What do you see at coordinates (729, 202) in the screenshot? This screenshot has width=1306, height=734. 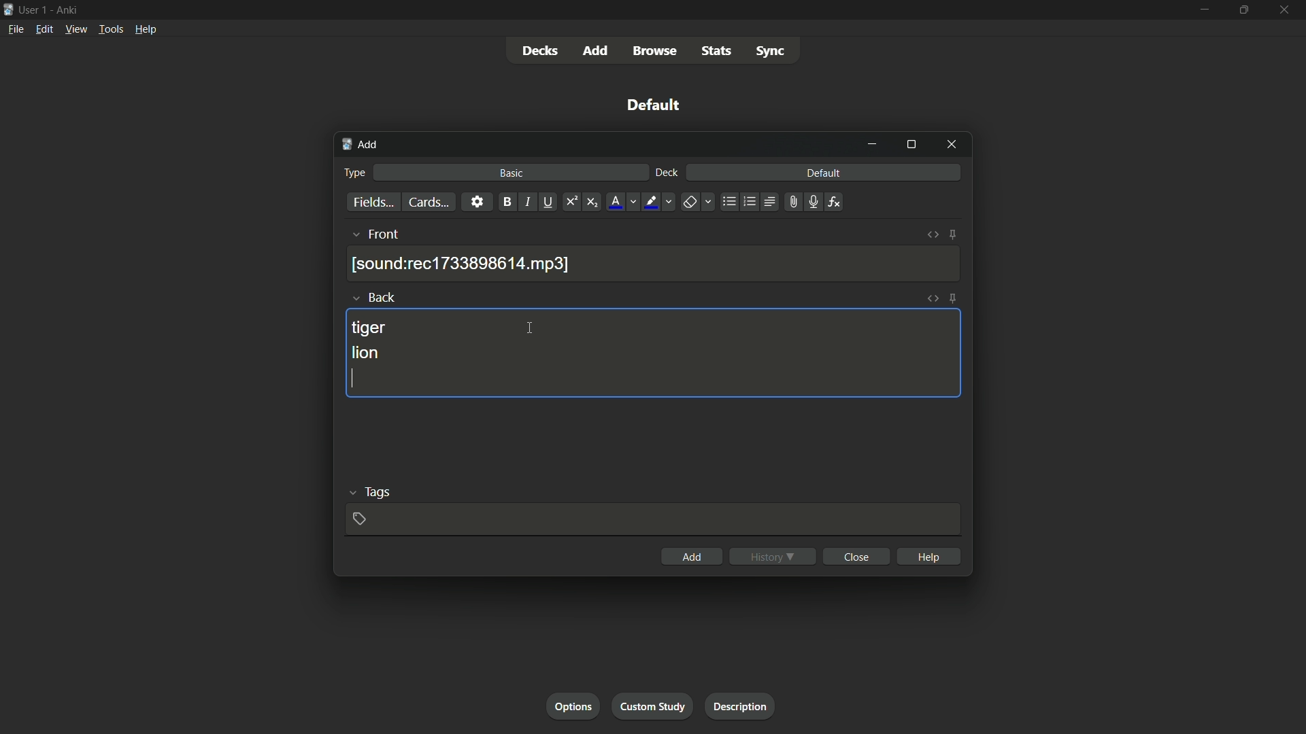 I see `unordered list` at bounding box center [729, 202].